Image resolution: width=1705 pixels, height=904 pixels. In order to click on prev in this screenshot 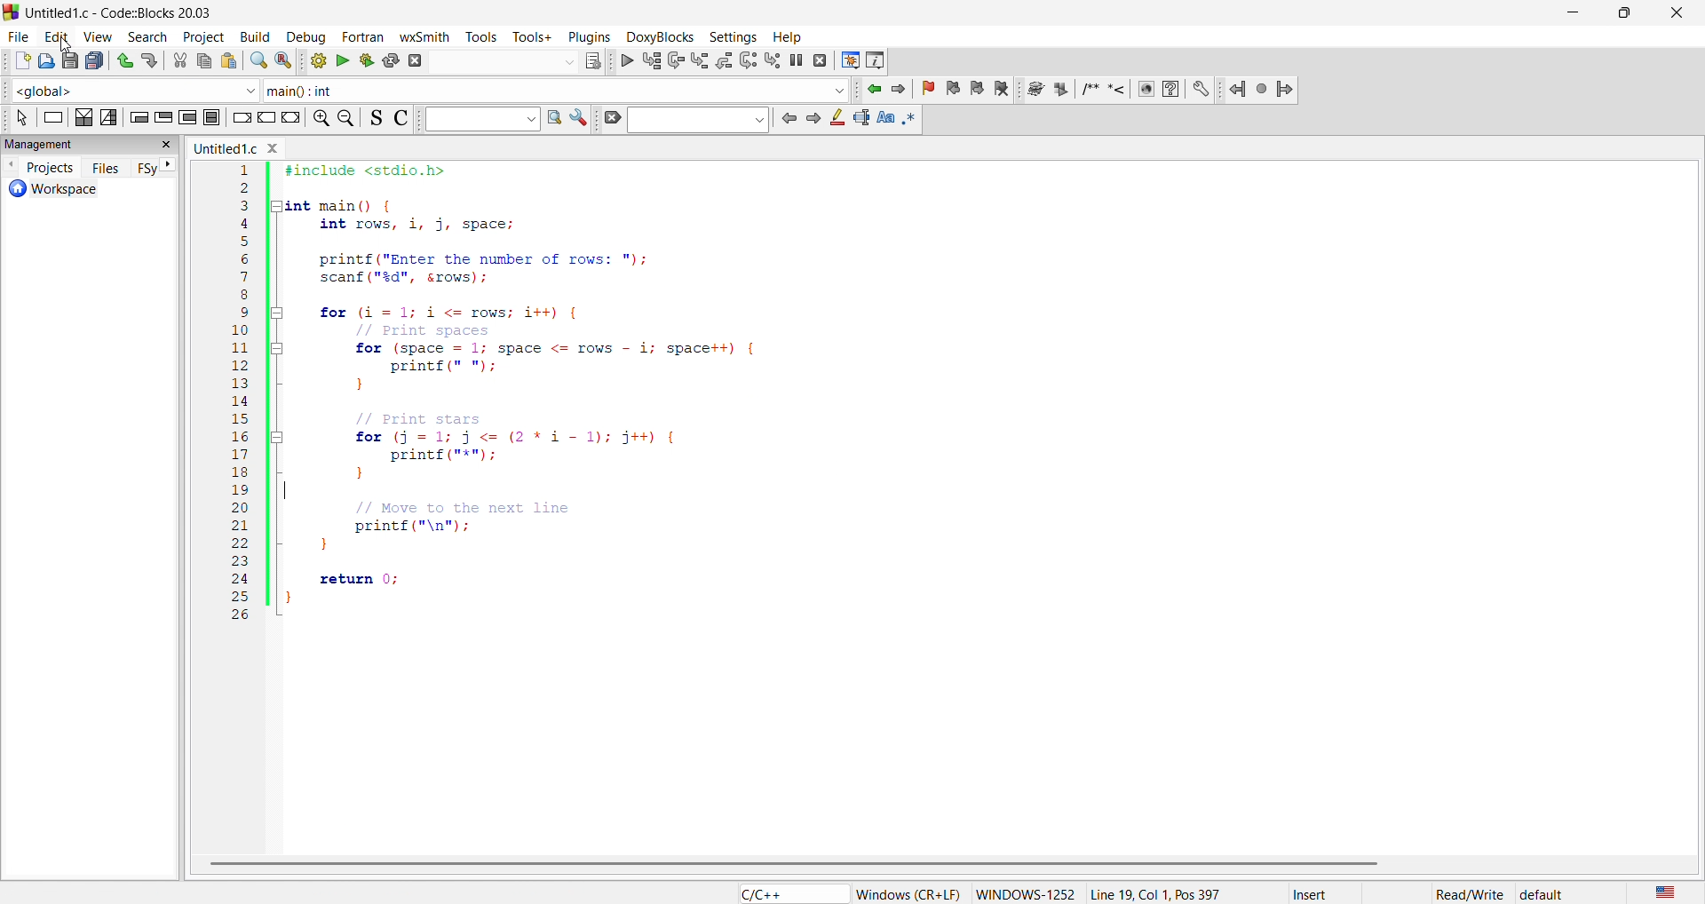, I will do `click(788, 118)`.